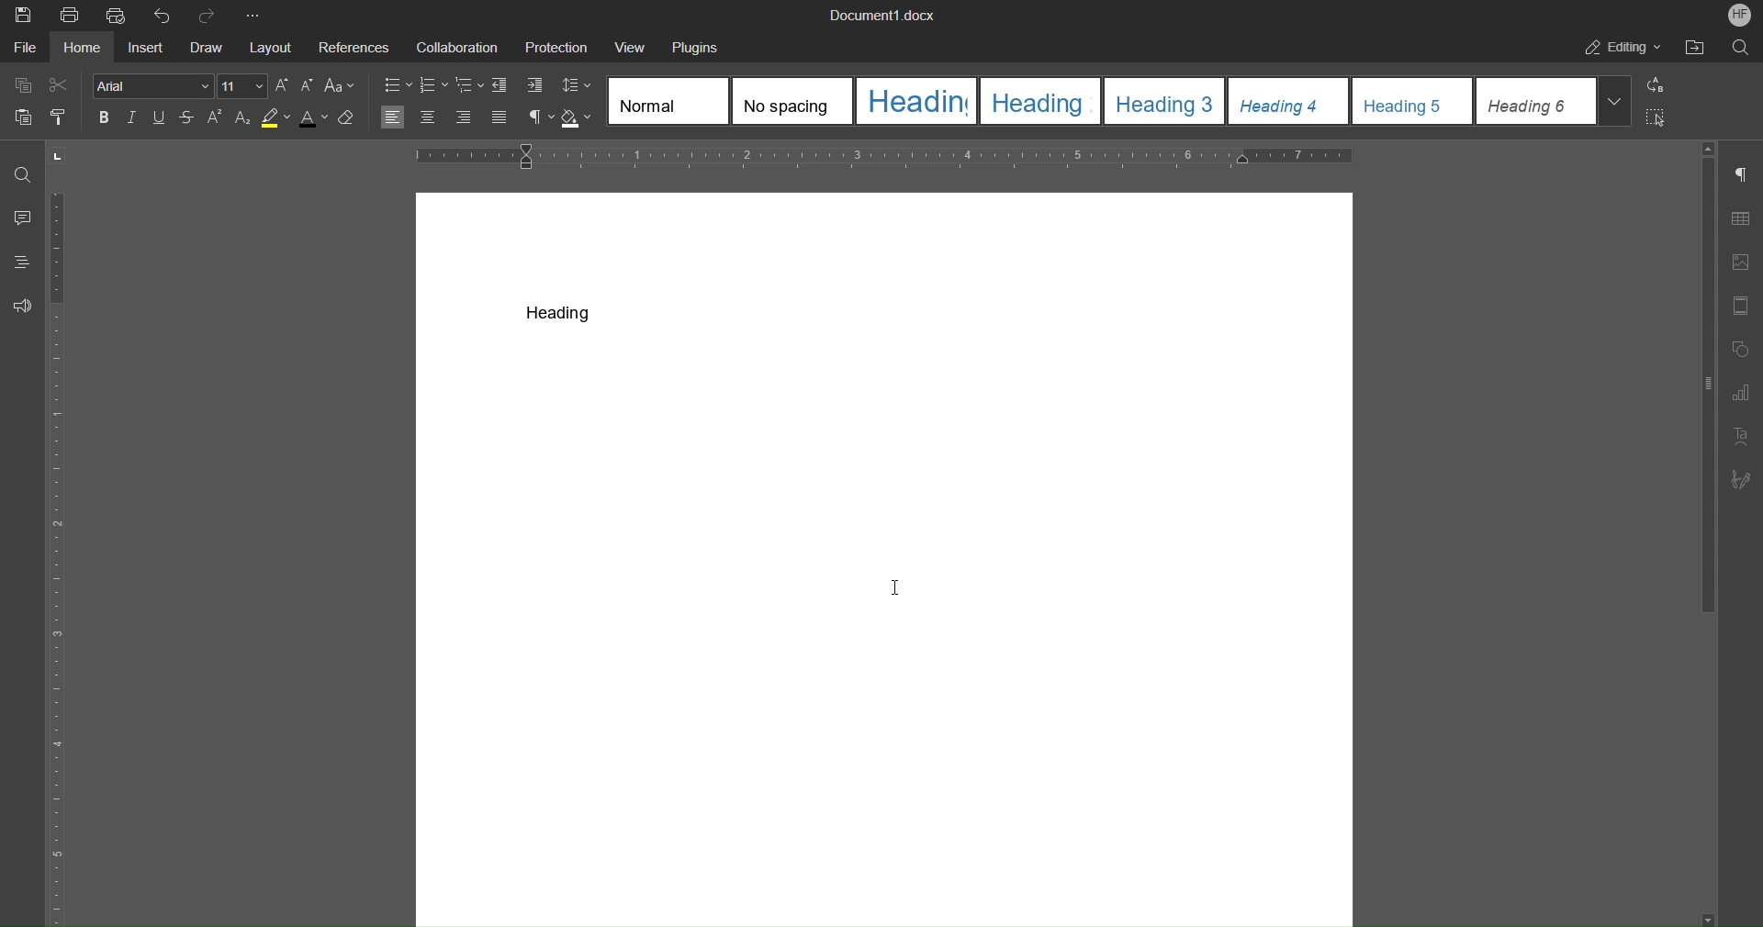  I want to click on Heading 4, so click(1291, 102).